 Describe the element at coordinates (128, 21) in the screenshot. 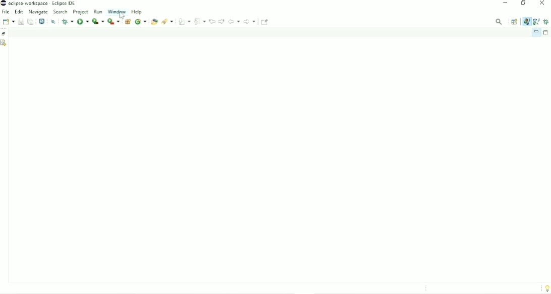

I see `New java project` at that location.